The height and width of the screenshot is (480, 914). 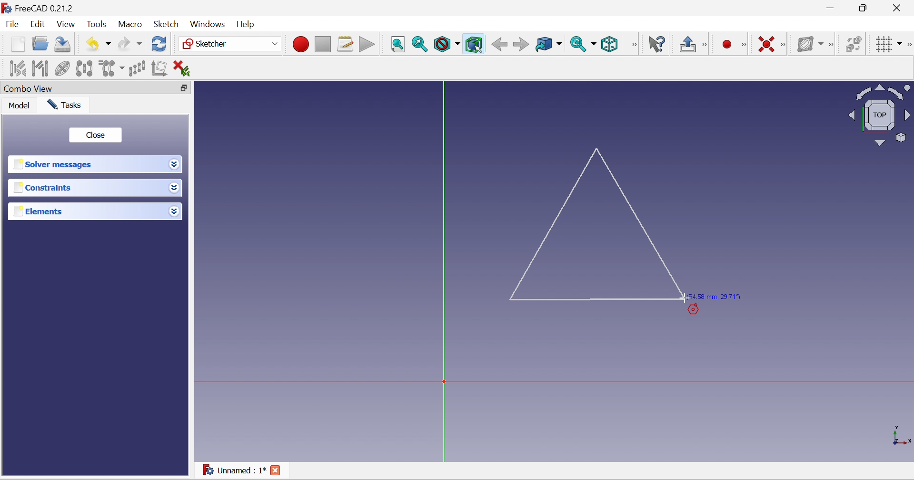 What do you see at coordinates (783, 45) in the screenshot?
I see `[Sketcher constraints]` at bounding box center [783, 45].